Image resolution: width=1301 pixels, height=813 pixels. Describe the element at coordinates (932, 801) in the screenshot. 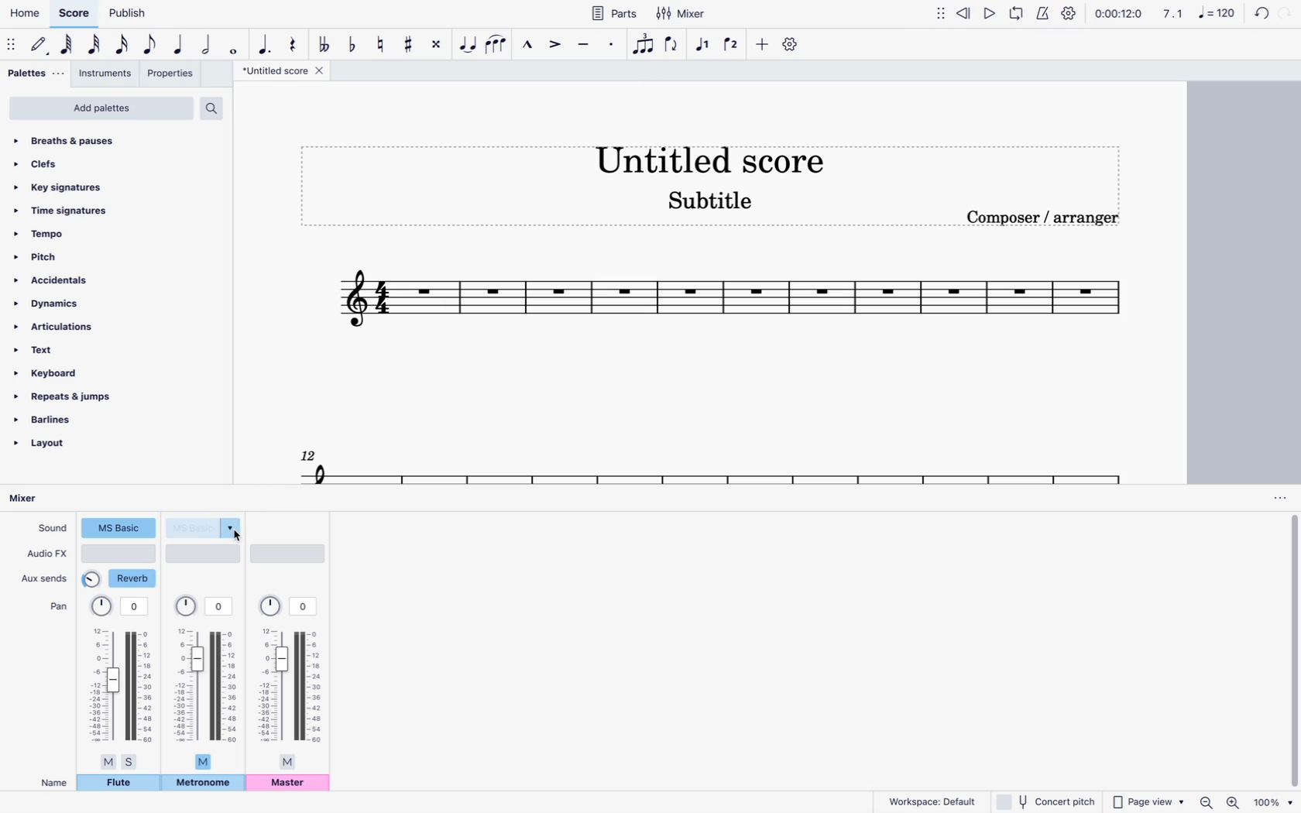

I see `workspace` at that location.